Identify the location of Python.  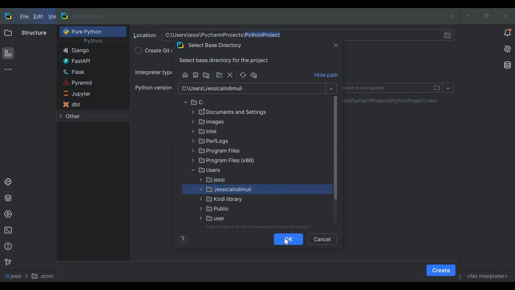
(93, 41).